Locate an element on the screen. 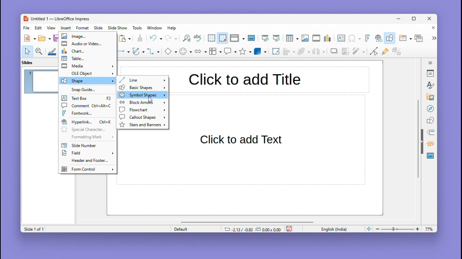  Video is located at coordinates (316, 38).